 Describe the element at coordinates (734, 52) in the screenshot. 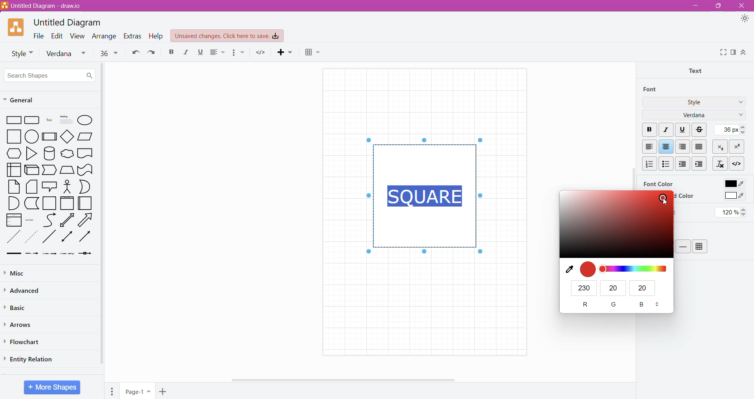

I see `Format` at that location.